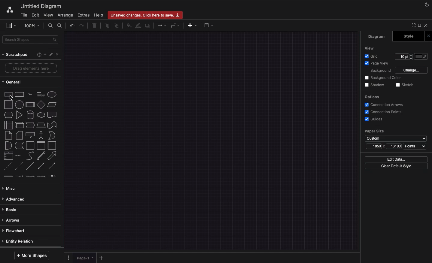 Image resolution: width=432 pixels, height=263 pixels. What do you see at coordinates (49, 15) in the screenshot?
I see `View` at bounding box center [49, 15].